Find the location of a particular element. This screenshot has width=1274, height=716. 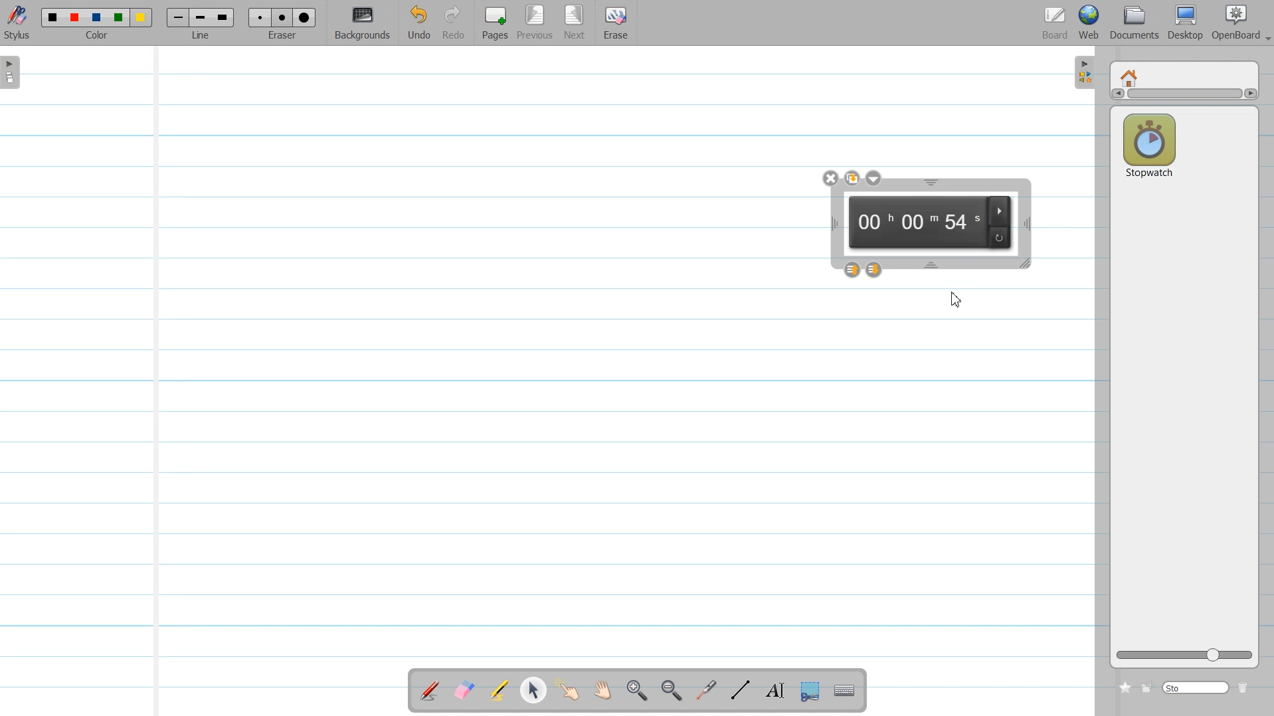

Capture part of the Screen is located at coordinates (812, 691).